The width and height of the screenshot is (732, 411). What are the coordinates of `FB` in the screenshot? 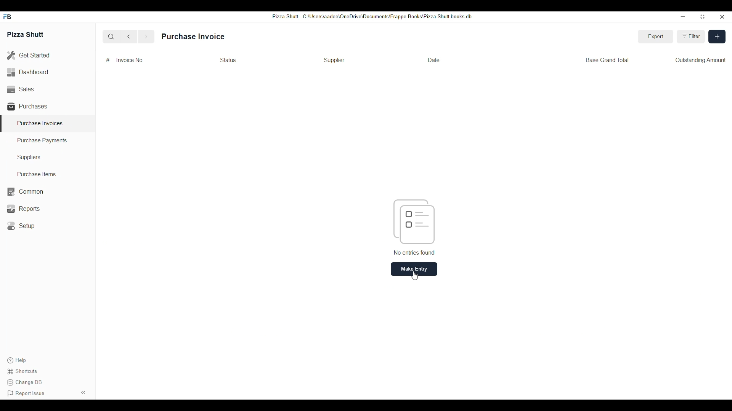 It's located at (8, 17).